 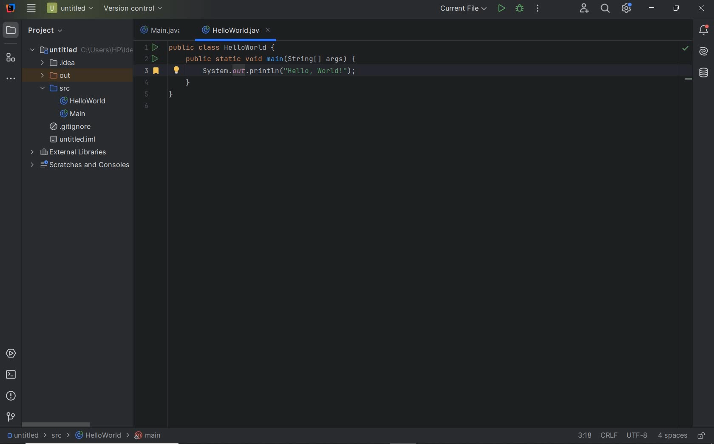 What do you see at coordinates (11, 375) in the screenshot?
I see `terminal` at bounding box center [11, 375].